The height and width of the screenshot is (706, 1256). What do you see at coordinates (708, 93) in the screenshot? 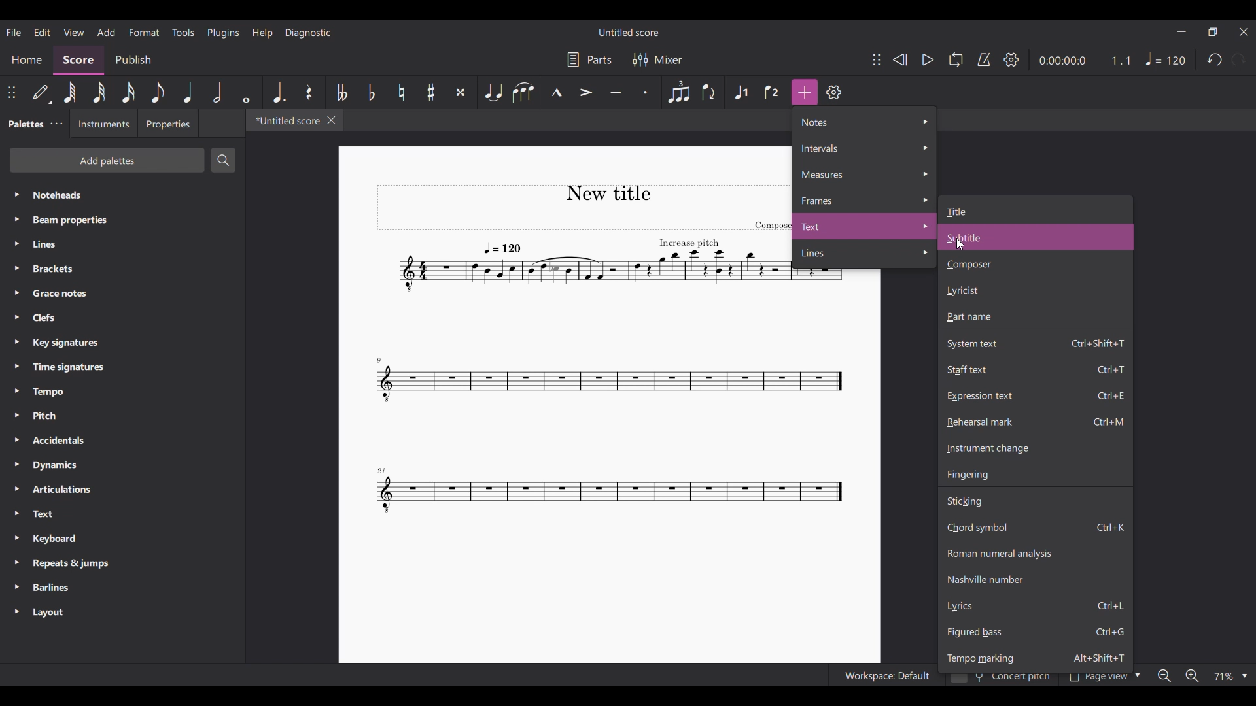
I see `Flip direction` at bounding box center [708, 93].